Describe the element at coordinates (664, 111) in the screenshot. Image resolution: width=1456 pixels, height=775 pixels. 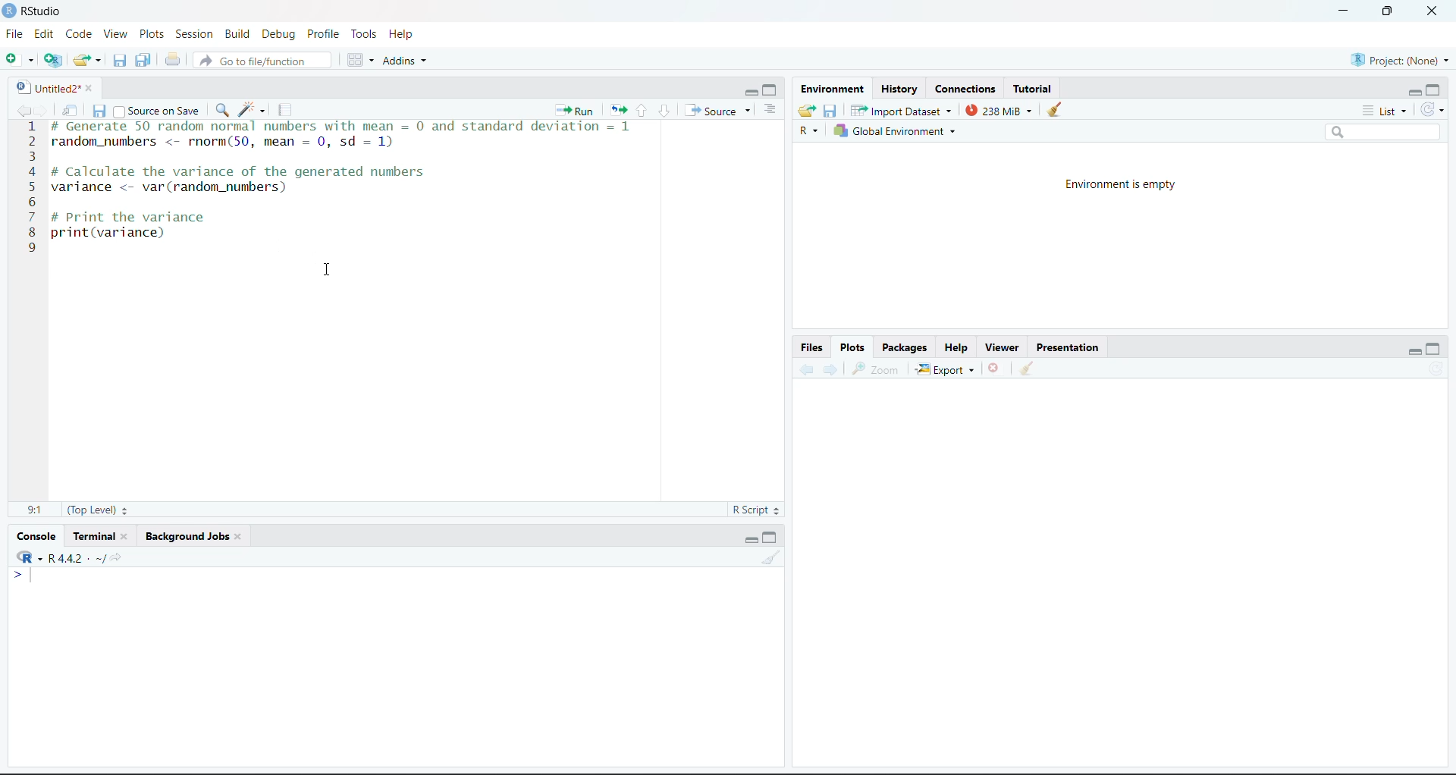
I see `down` at that location.